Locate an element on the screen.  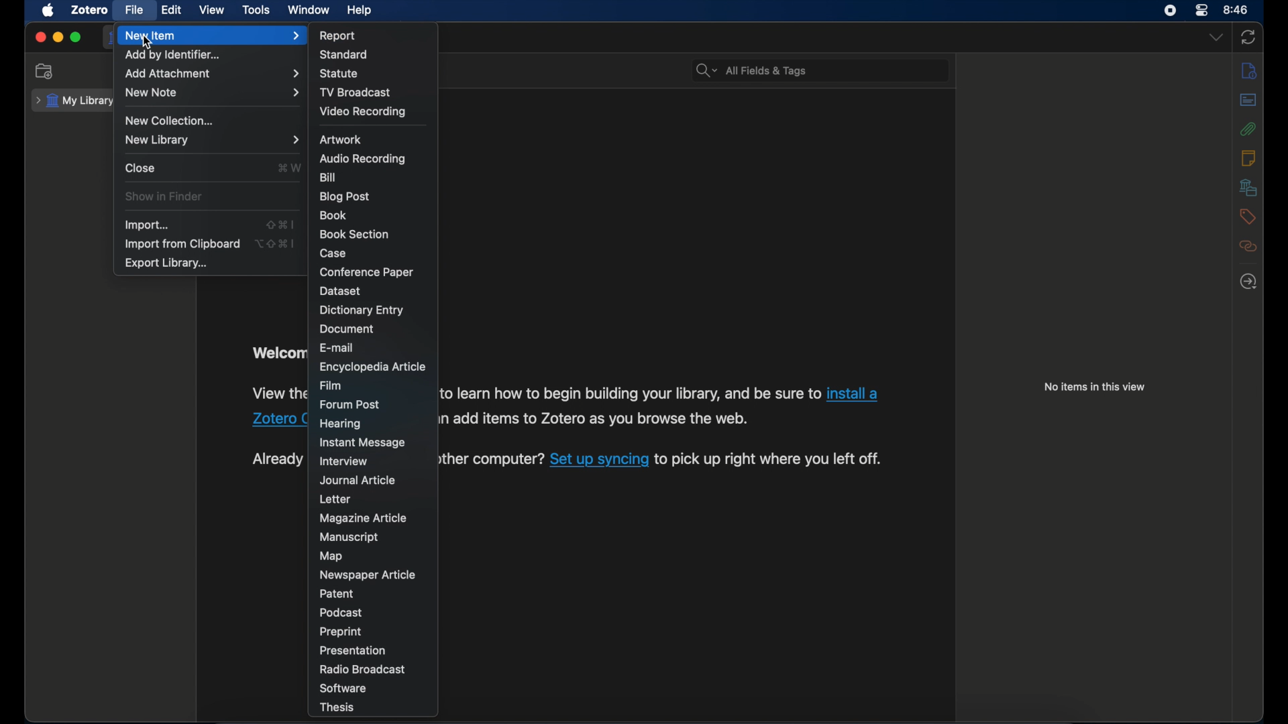
podcast is located at coordinates (341, 613).